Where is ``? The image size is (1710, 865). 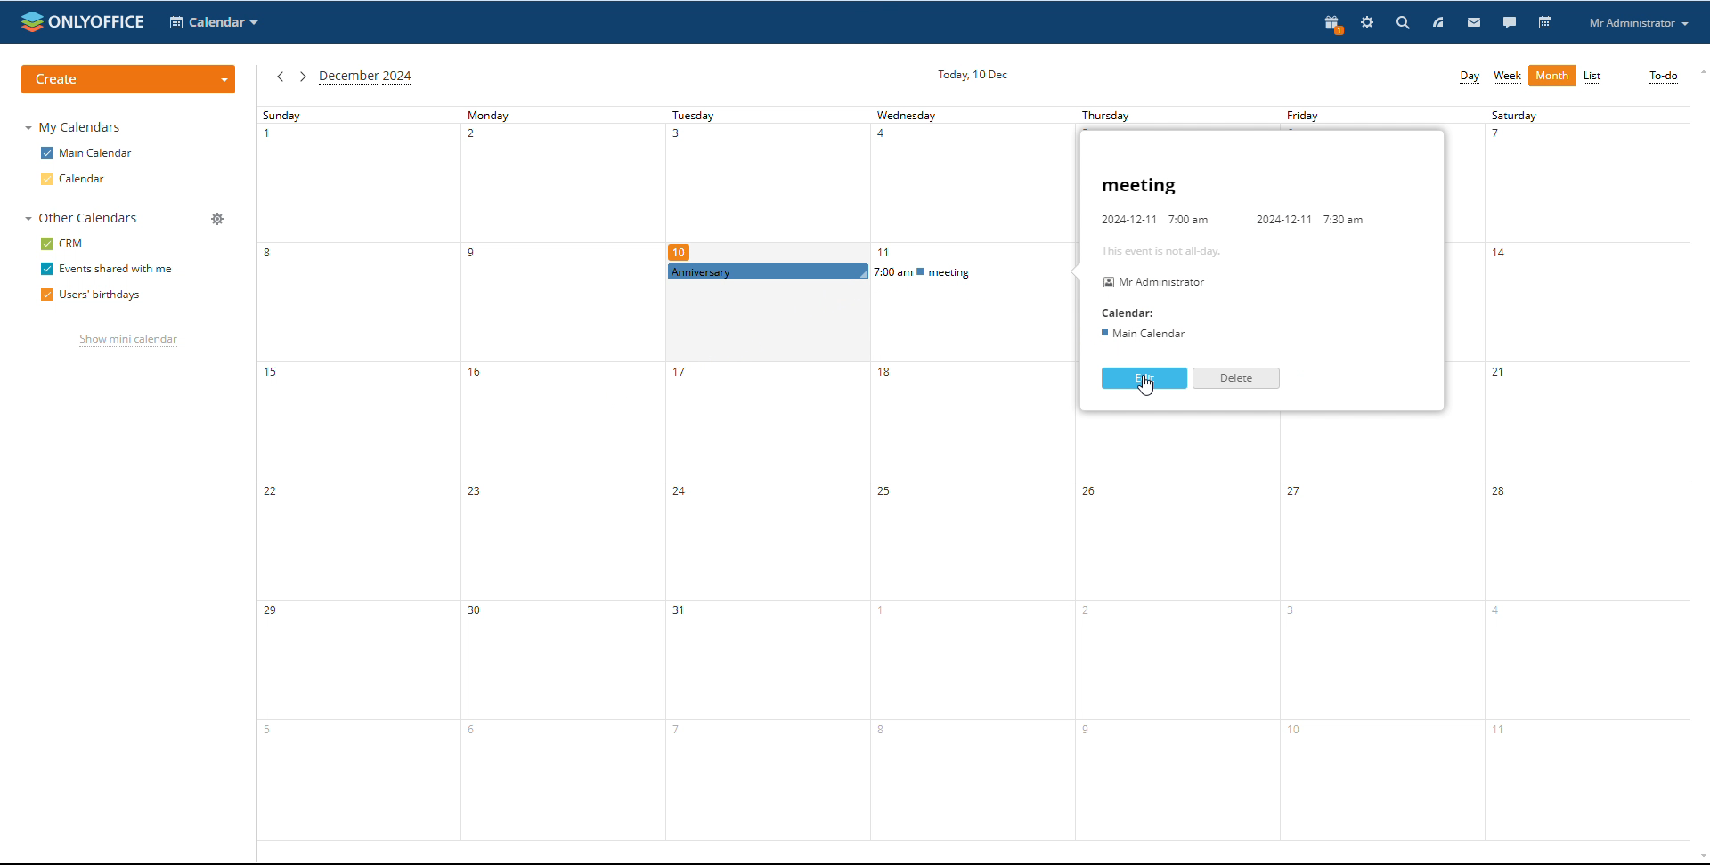
 is located at coordinates (1372, 116).